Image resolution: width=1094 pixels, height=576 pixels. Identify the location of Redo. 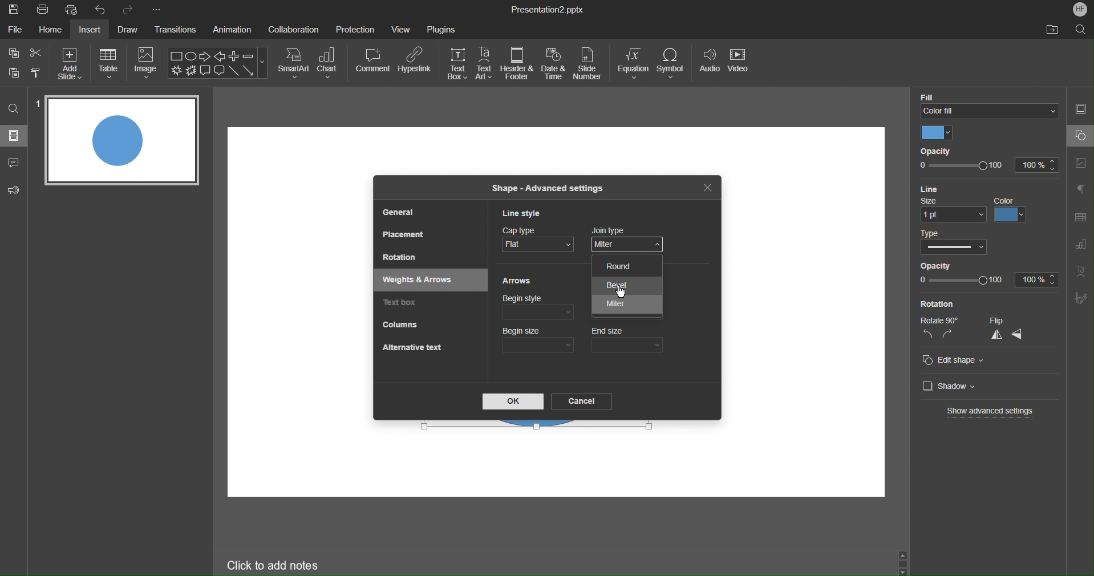
(129, 10).